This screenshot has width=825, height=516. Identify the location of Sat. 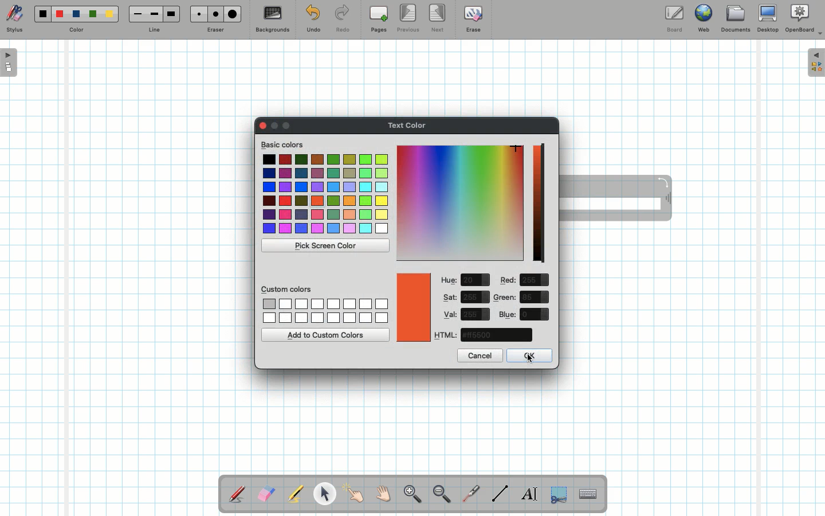
(450, 297).